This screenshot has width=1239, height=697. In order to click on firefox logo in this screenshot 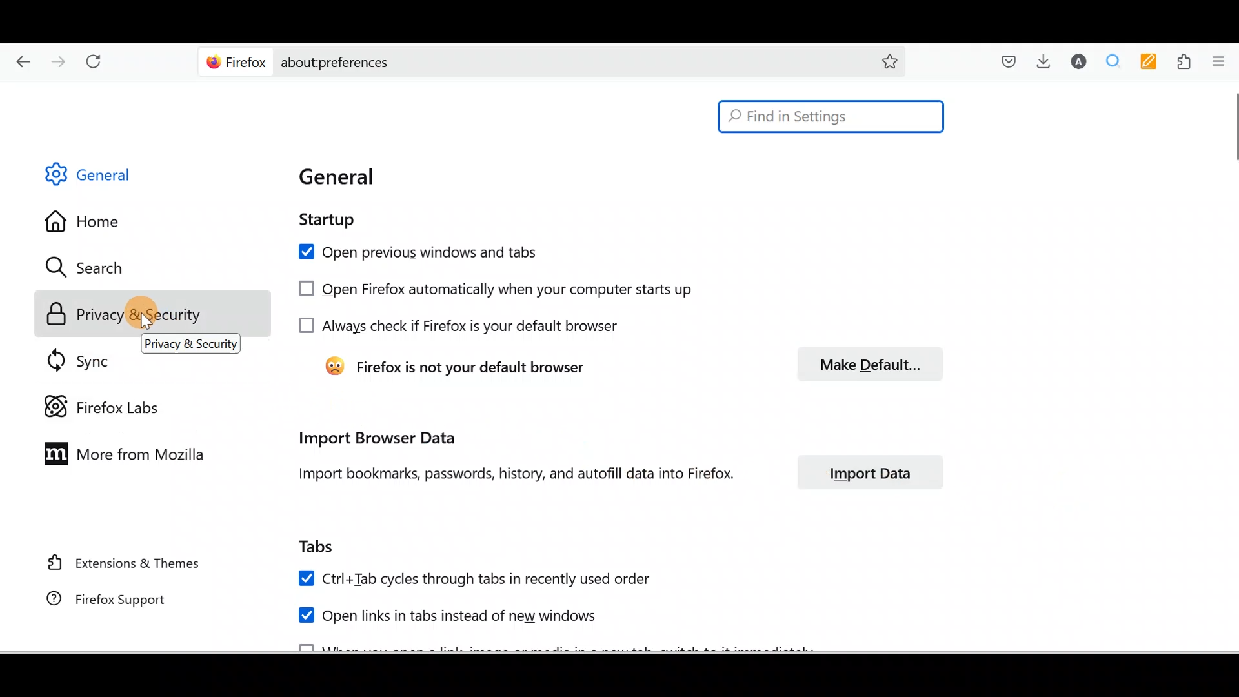, I will do `click(236, 63)`.